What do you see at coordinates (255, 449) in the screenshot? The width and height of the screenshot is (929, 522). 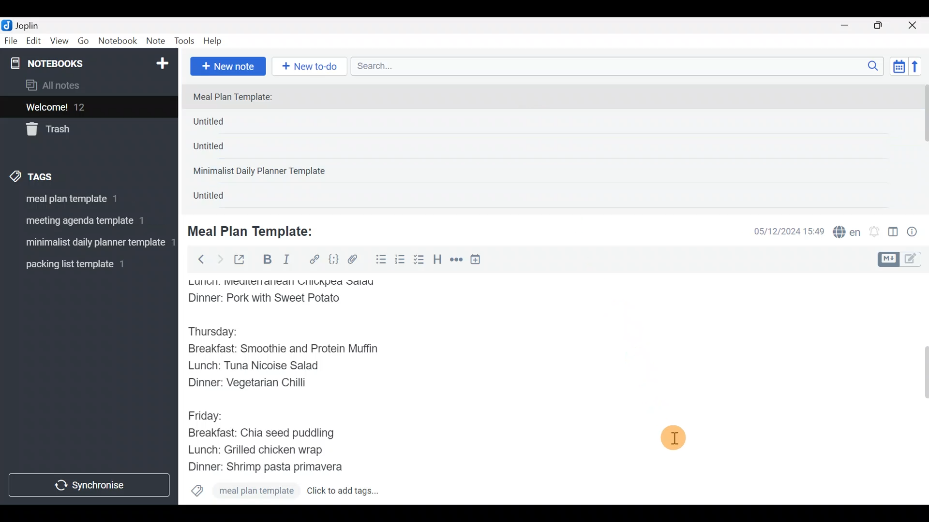 I see `Lunch: Grilled chicken wrap` at bounding box center [255, 449].